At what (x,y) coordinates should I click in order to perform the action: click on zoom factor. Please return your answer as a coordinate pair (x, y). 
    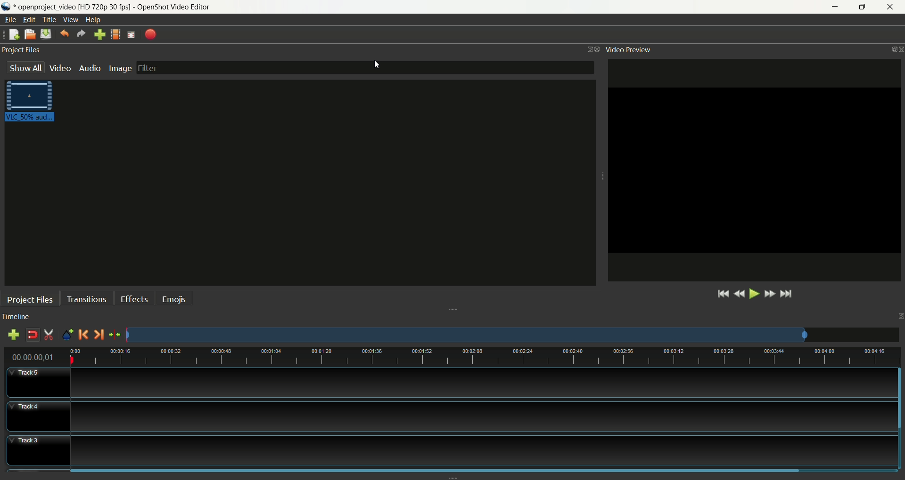
    Looking at the image, I should click on (513, 335).